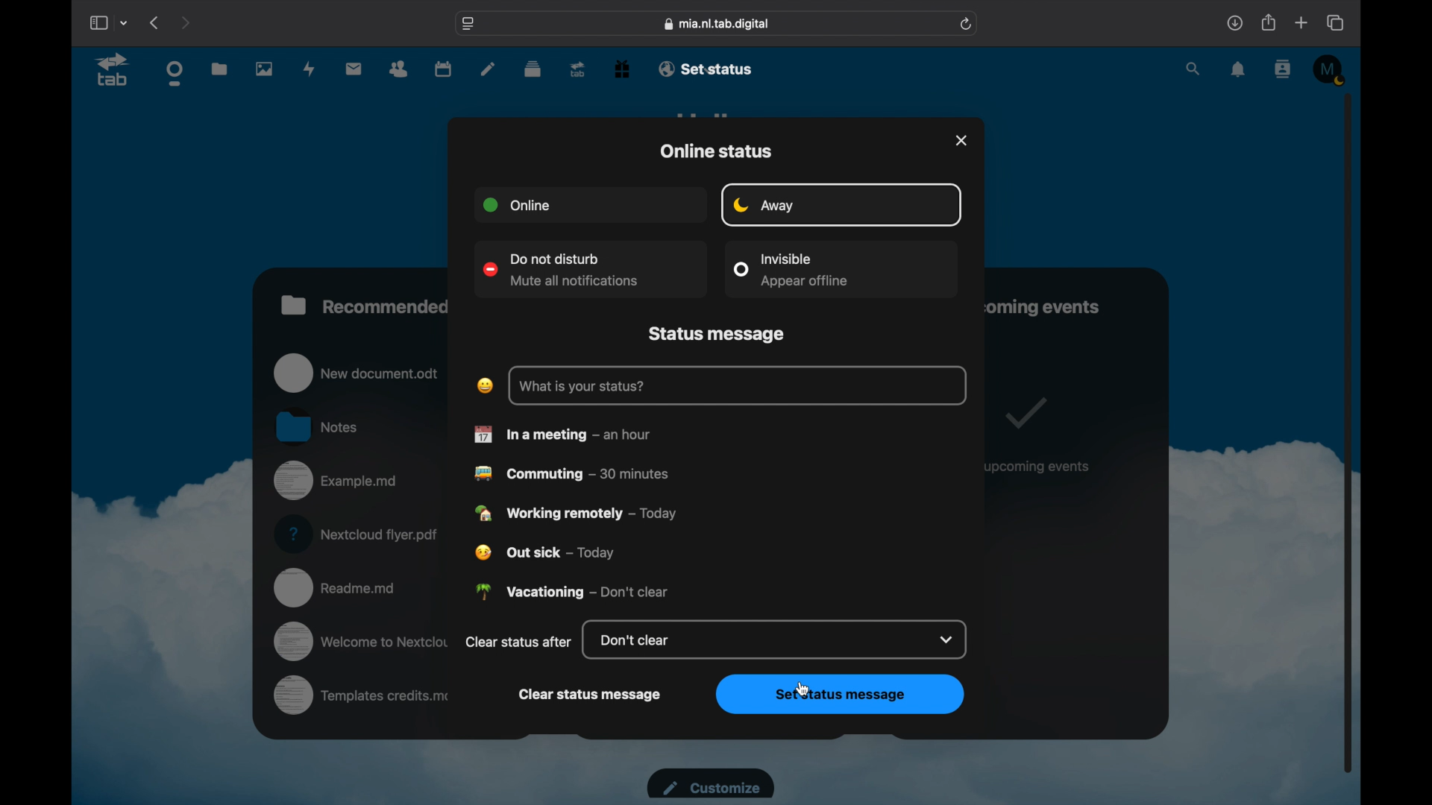  I want to click on templates, so click(364, 696).